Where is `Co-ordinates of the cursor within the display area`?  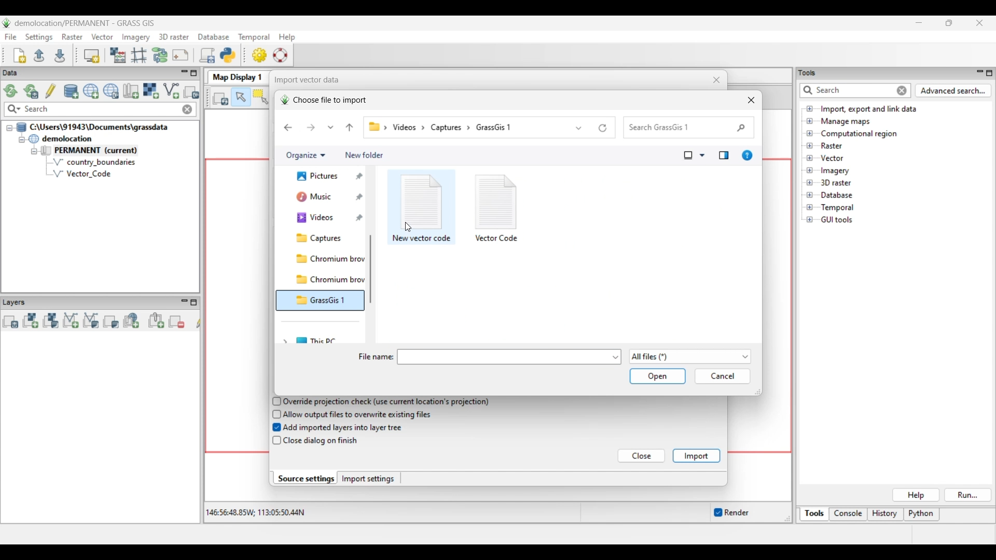 Co-ordinates of the cursor within the display area is located at coordinates (254, 513).